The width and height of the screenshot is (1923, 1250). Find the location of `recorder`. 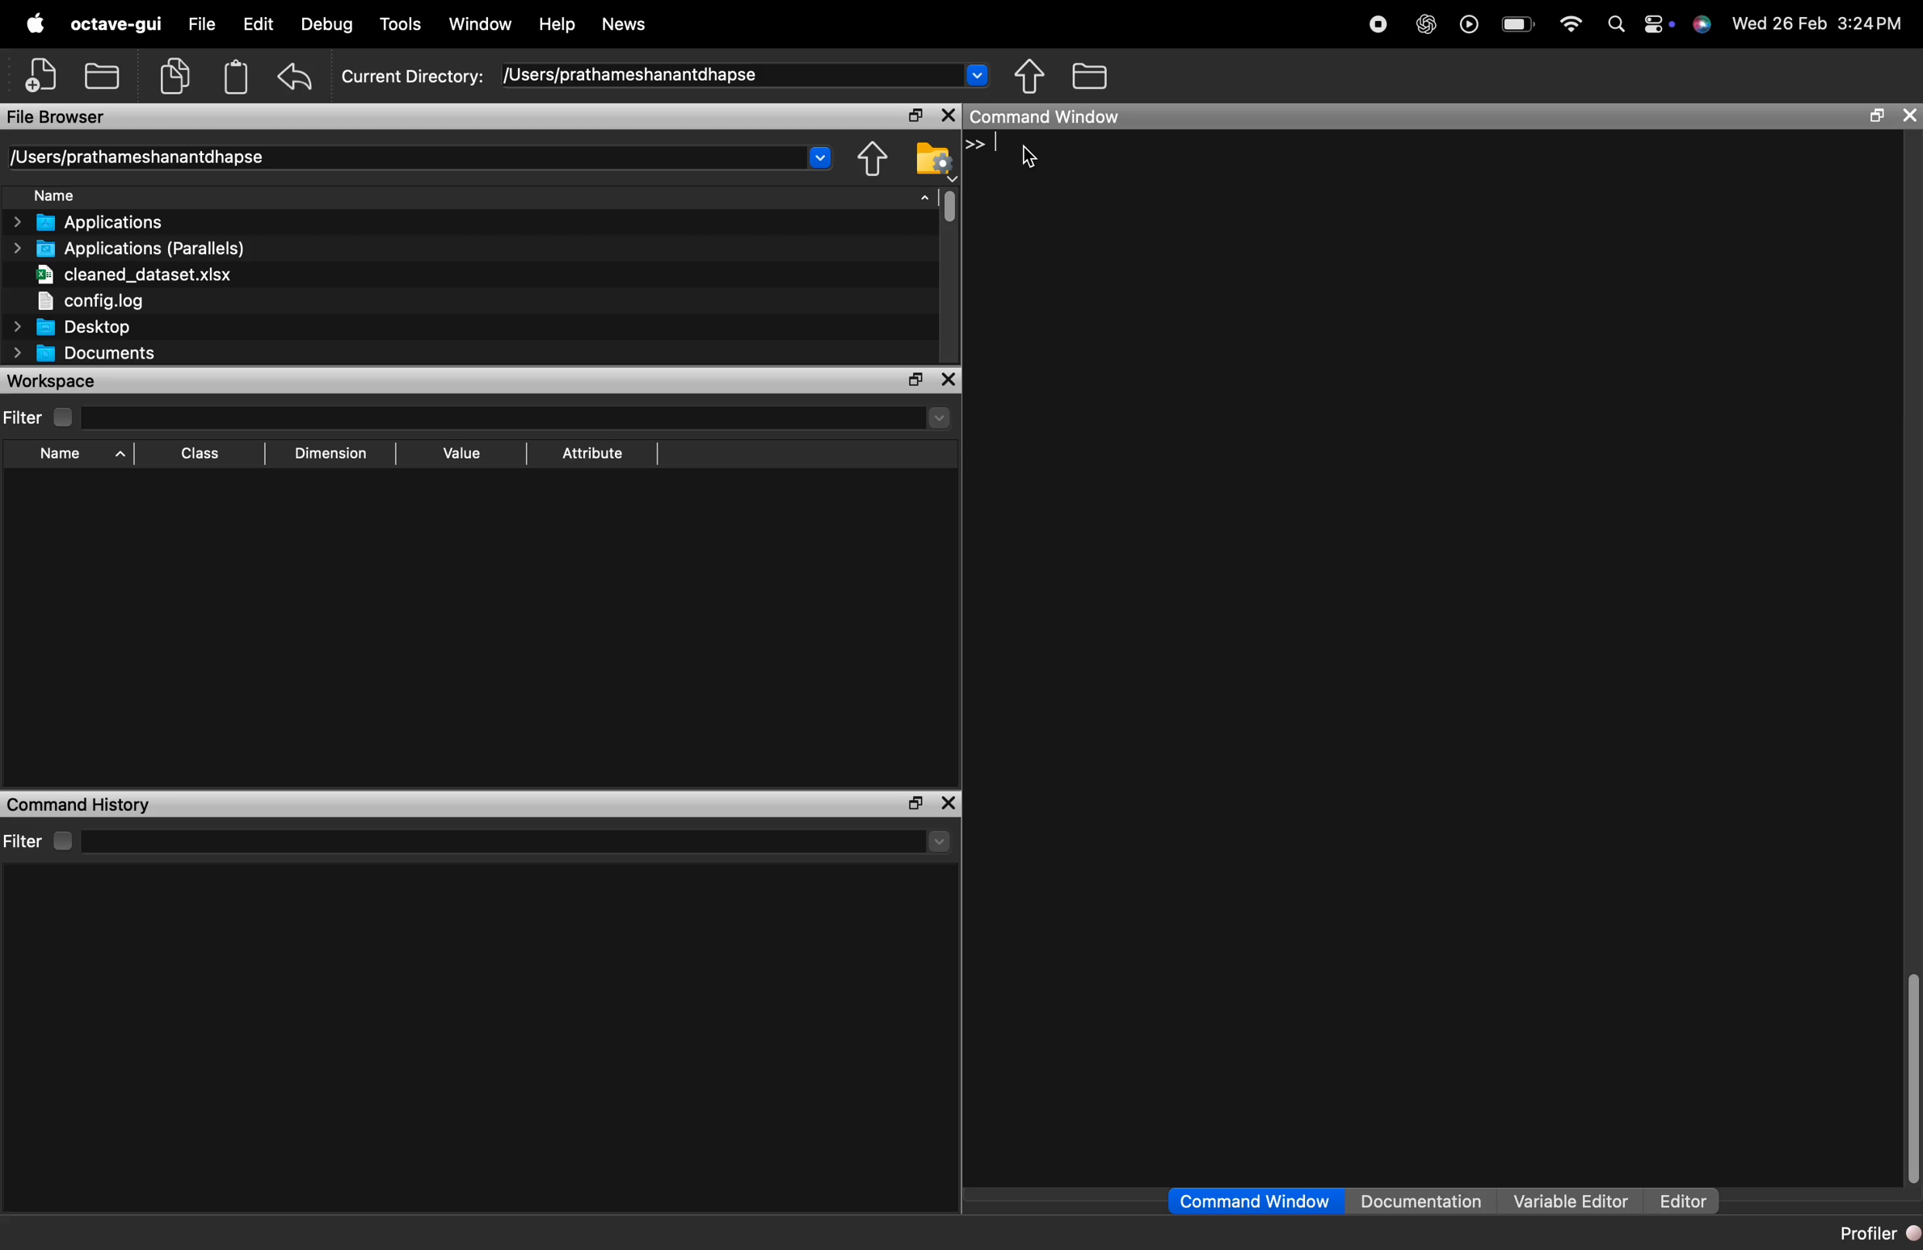

recorder is located at coordinates (1375, 25).